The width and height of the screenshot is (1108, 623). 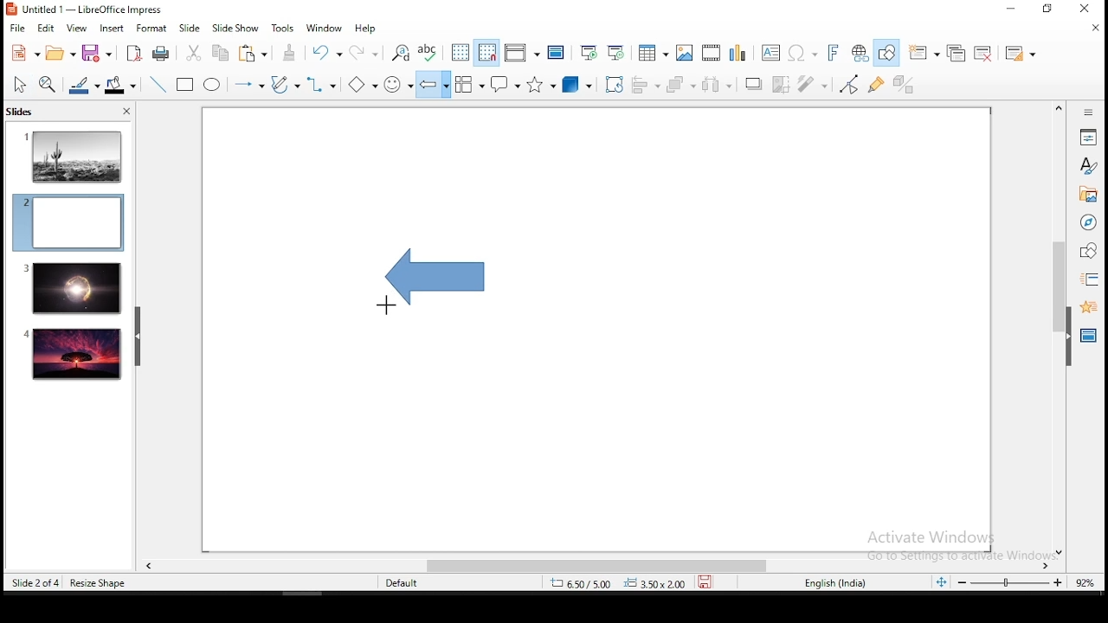 What do you see at coordinates (860, 54) in the screenshot?
I see `hyperlink` at bounding box center [860, 54].